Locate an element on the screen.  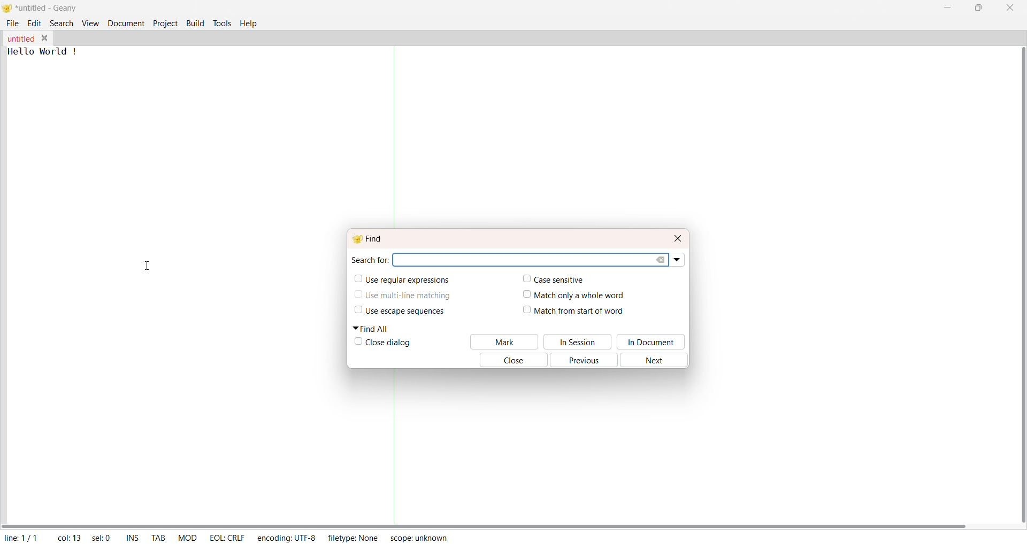
Col: 13 is located at coordinates (67, 536).